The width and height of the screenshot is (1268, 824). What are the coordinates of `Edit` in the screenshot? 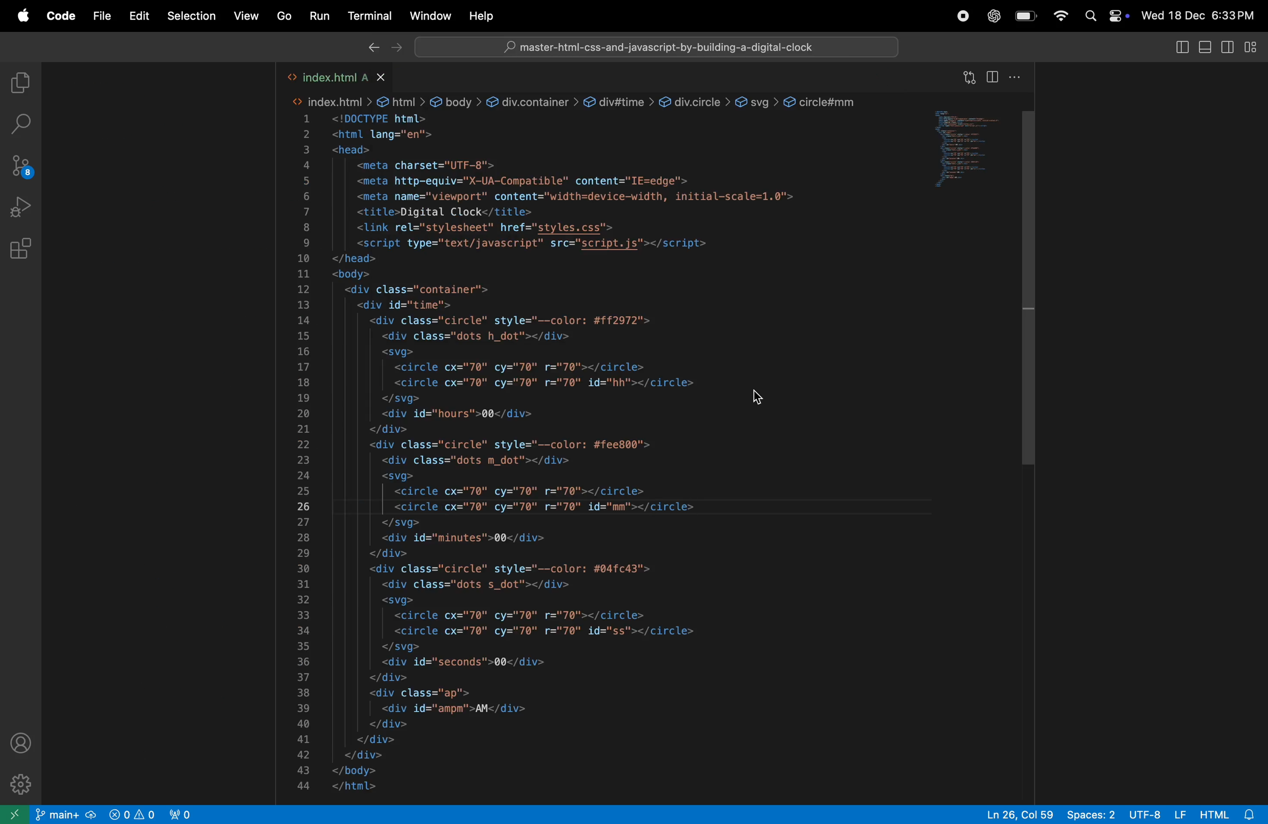 It's located at (139, 15).